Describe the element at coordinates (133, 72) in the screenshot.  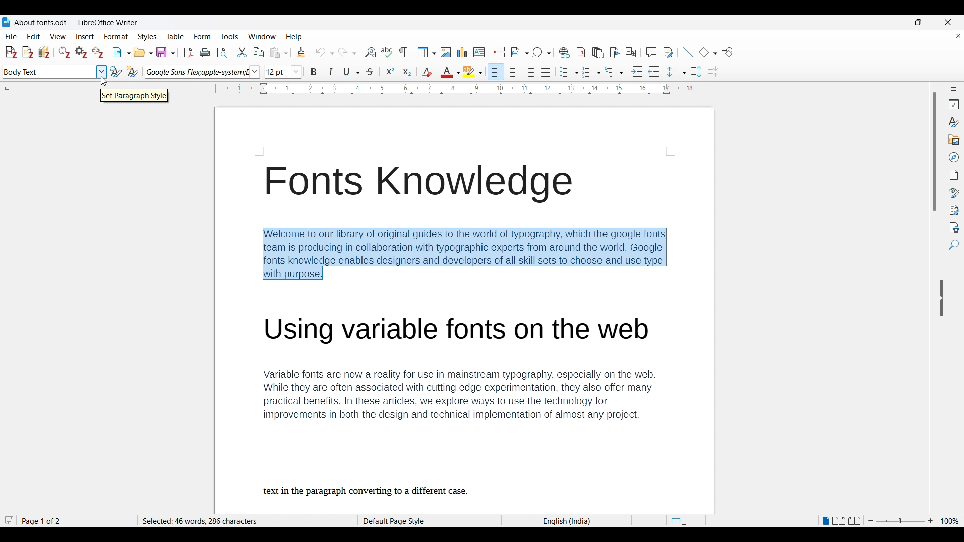
I see `New style from selection` at that location.